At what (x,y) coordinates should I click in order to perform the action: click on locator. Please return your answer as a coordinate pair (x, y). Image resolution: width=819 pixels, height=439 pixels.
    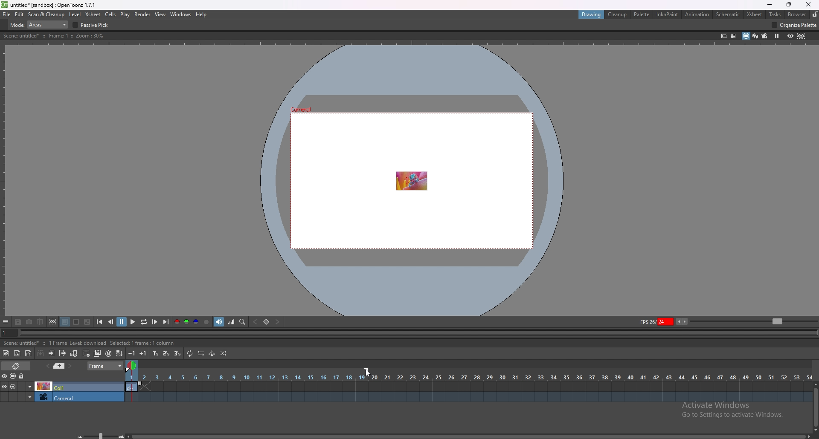
    Looking at the image, I should click on (243, 322).